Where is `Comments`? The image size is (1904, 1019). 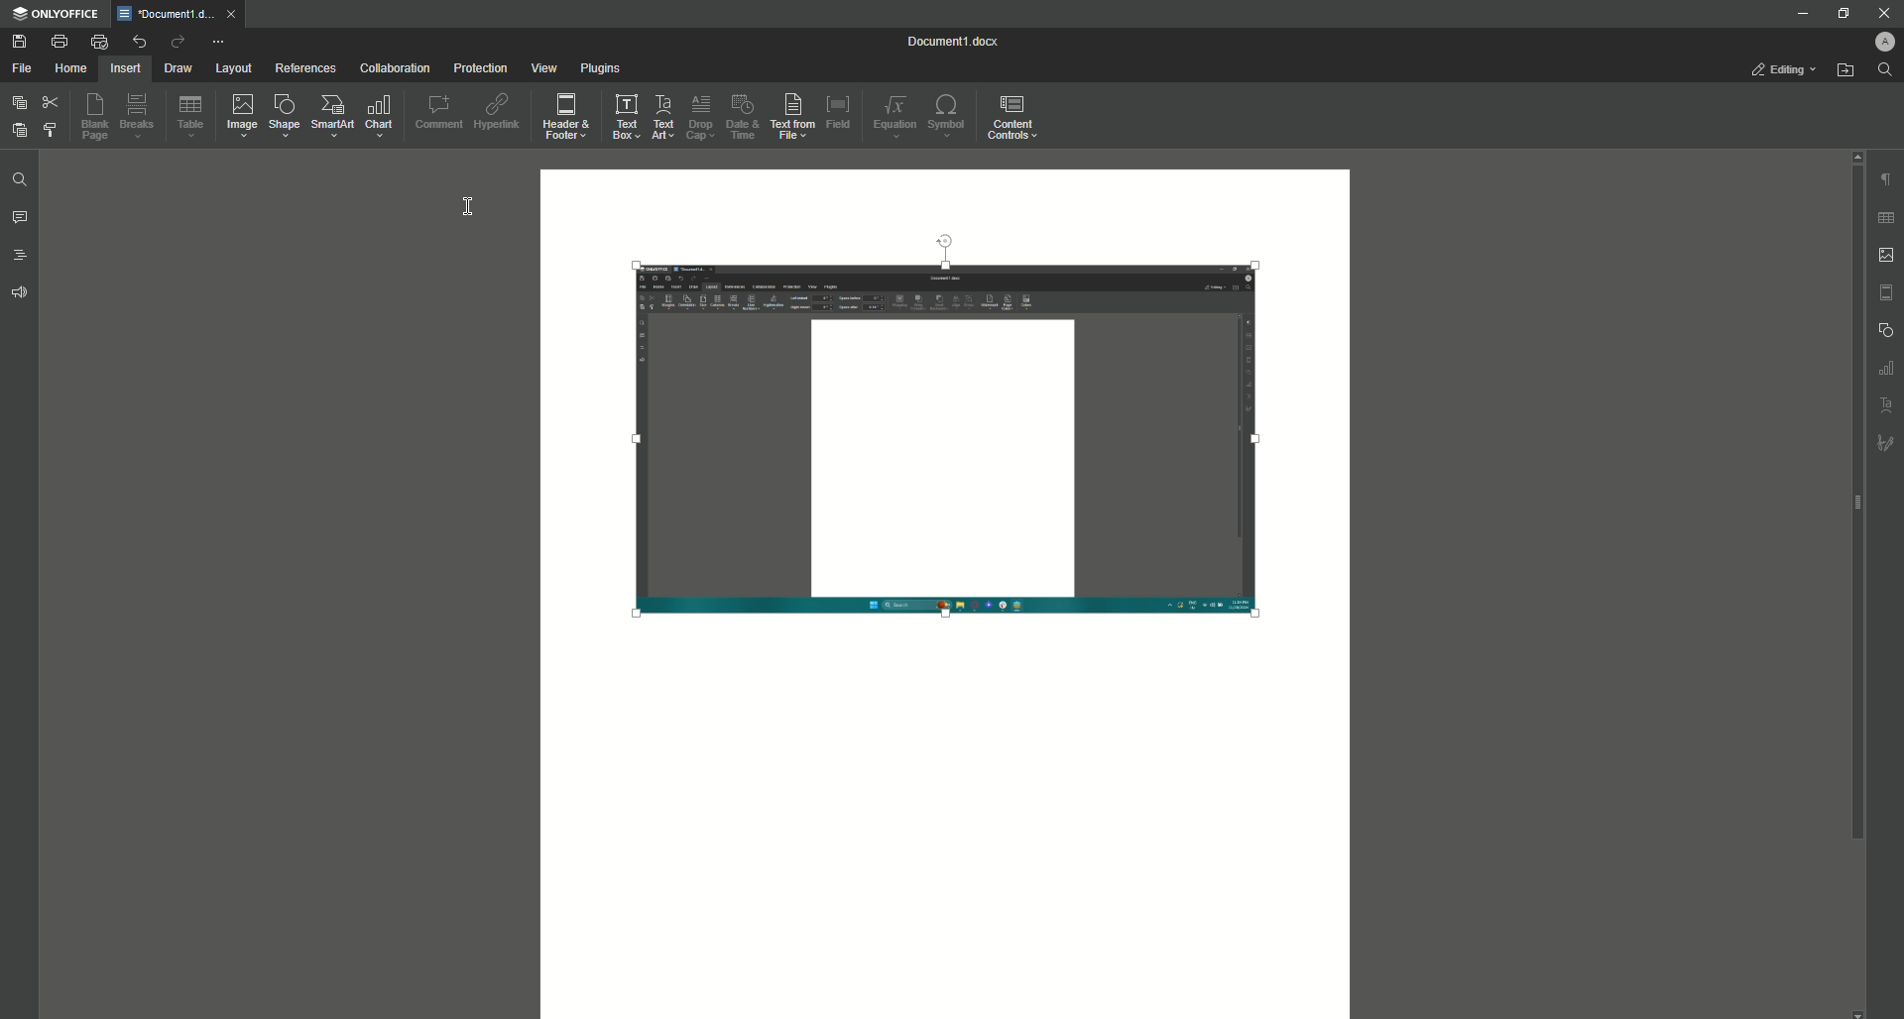 Comments is located at coordinates (23, 219).